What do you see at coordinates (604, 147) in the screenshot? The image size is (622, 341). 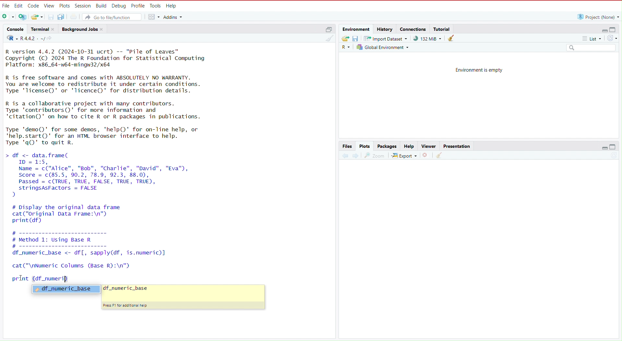 I see `minimize` at bounding box center [604, 147].